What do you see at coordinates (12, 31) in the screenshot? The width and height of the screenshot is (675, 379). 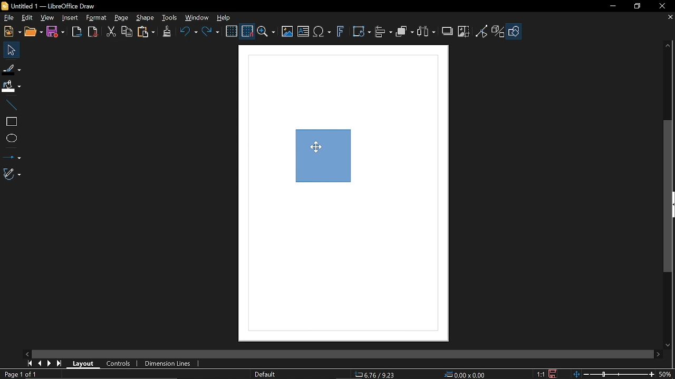 I see `New` at bounding box center [12, 31].